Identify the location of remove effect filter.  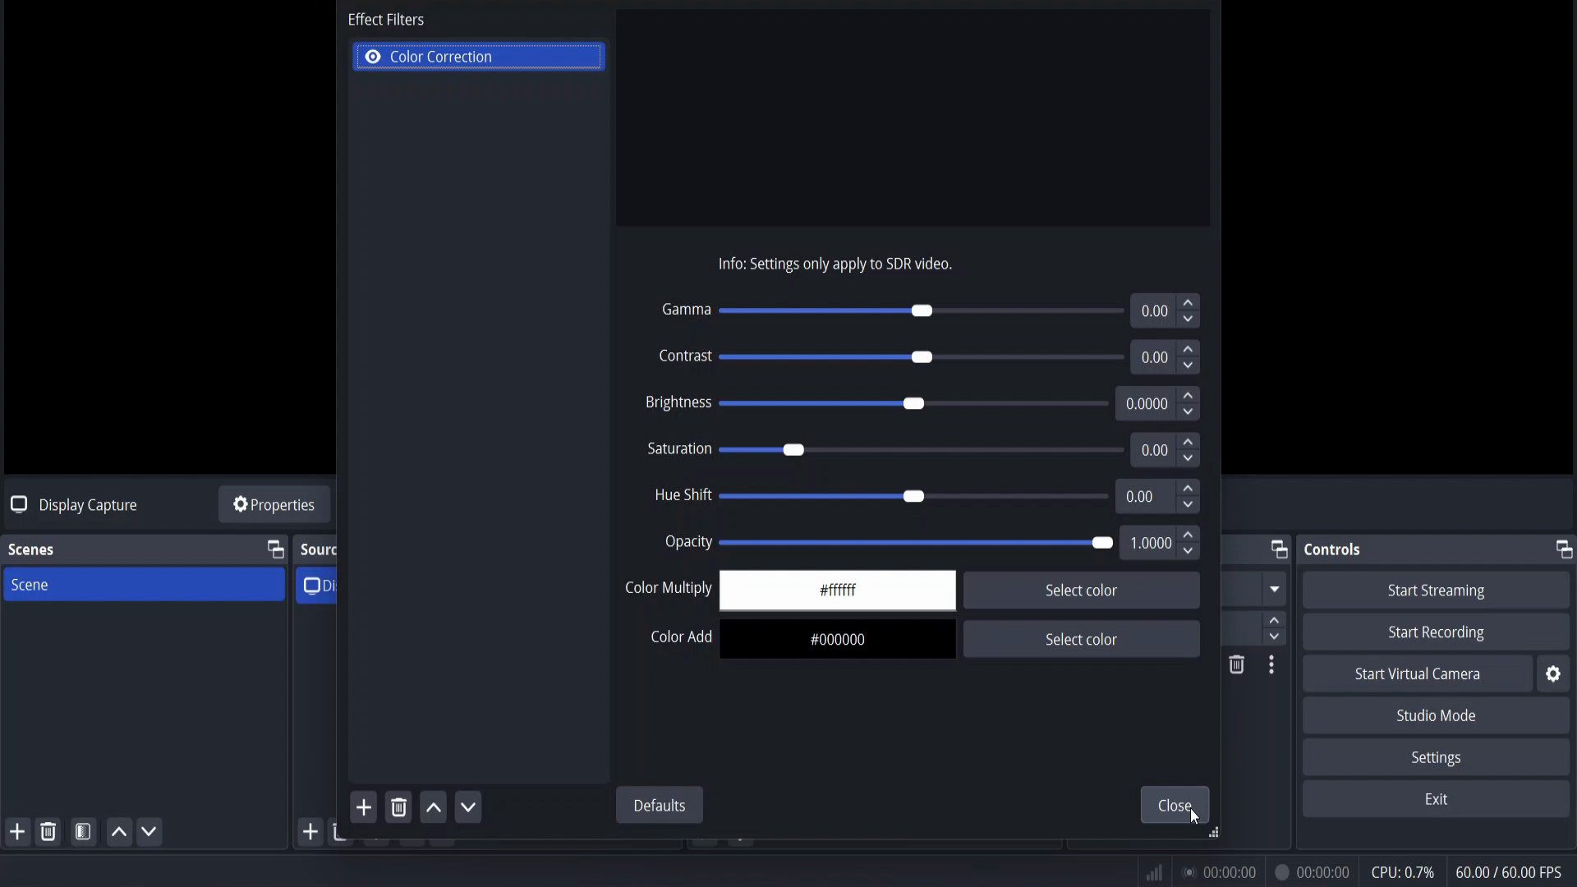
(398, 807).